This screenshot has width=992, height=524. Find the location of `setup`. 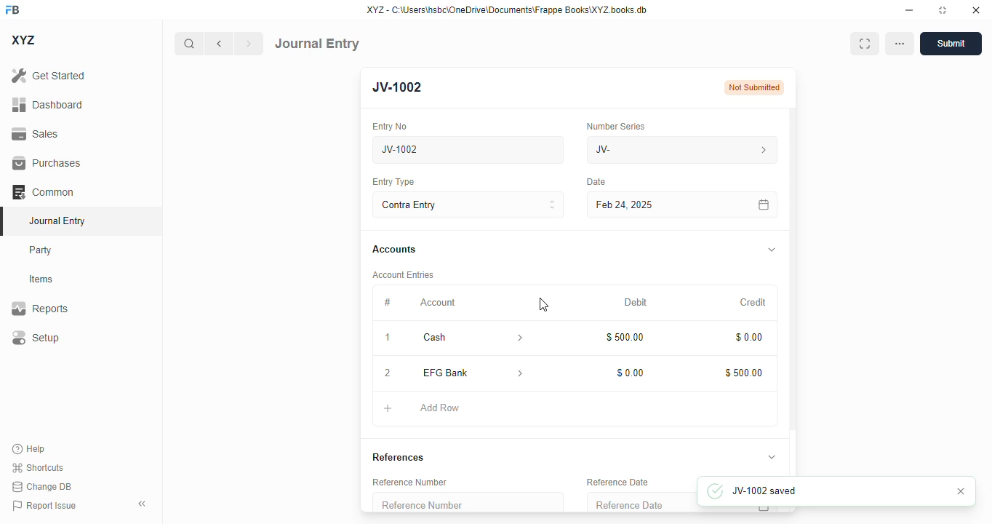

setup is located at coordinates (36, 337).